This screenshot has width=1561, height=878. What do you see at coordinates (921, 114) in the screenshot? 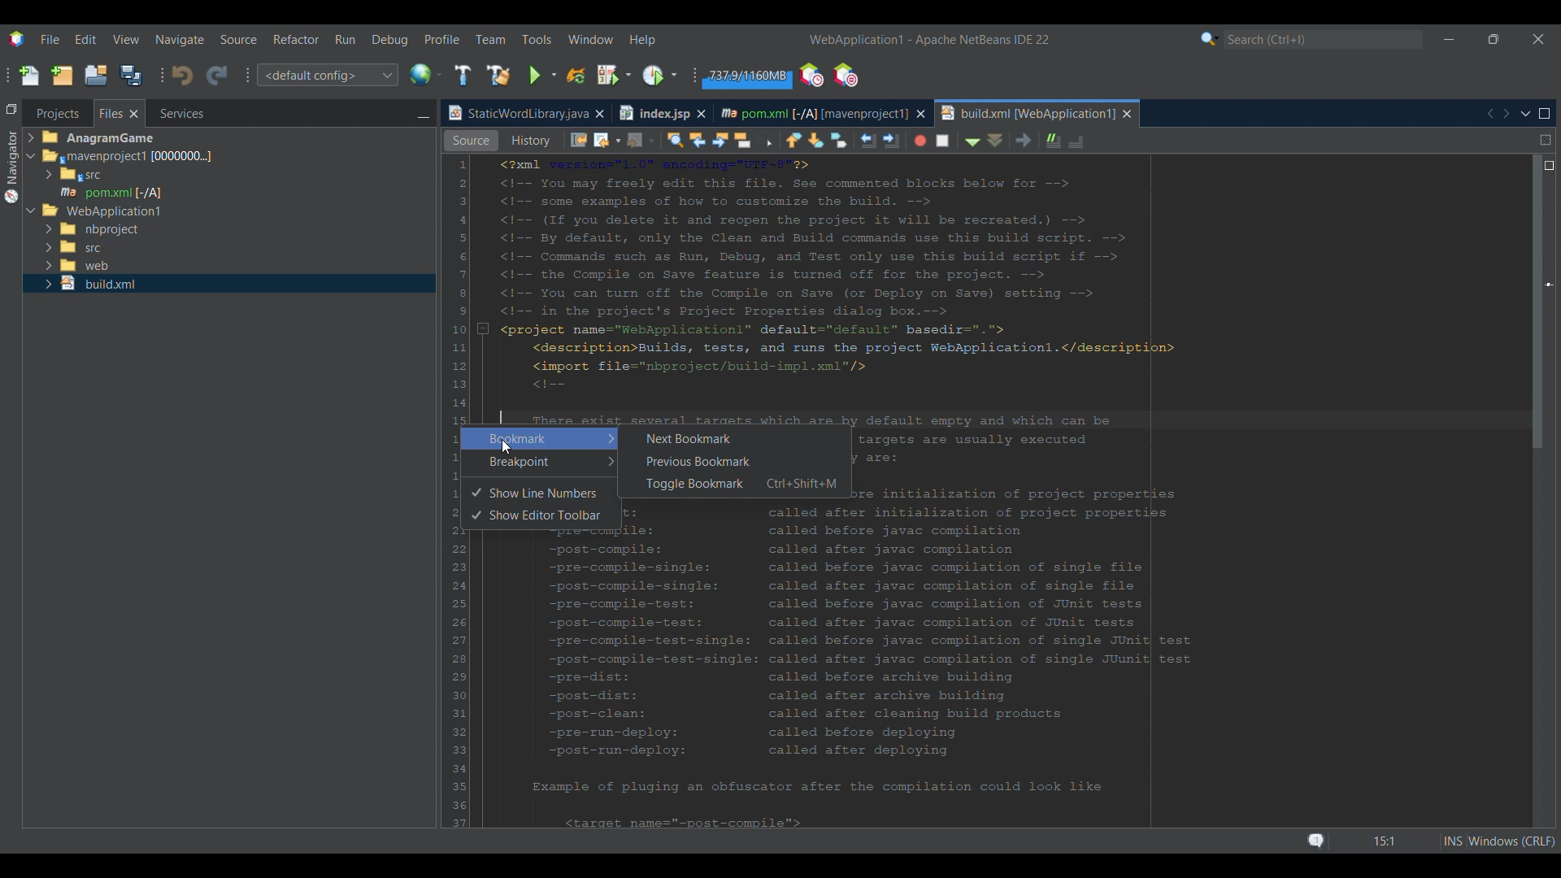
I see `Close tab` at bounding box center [921, 114].